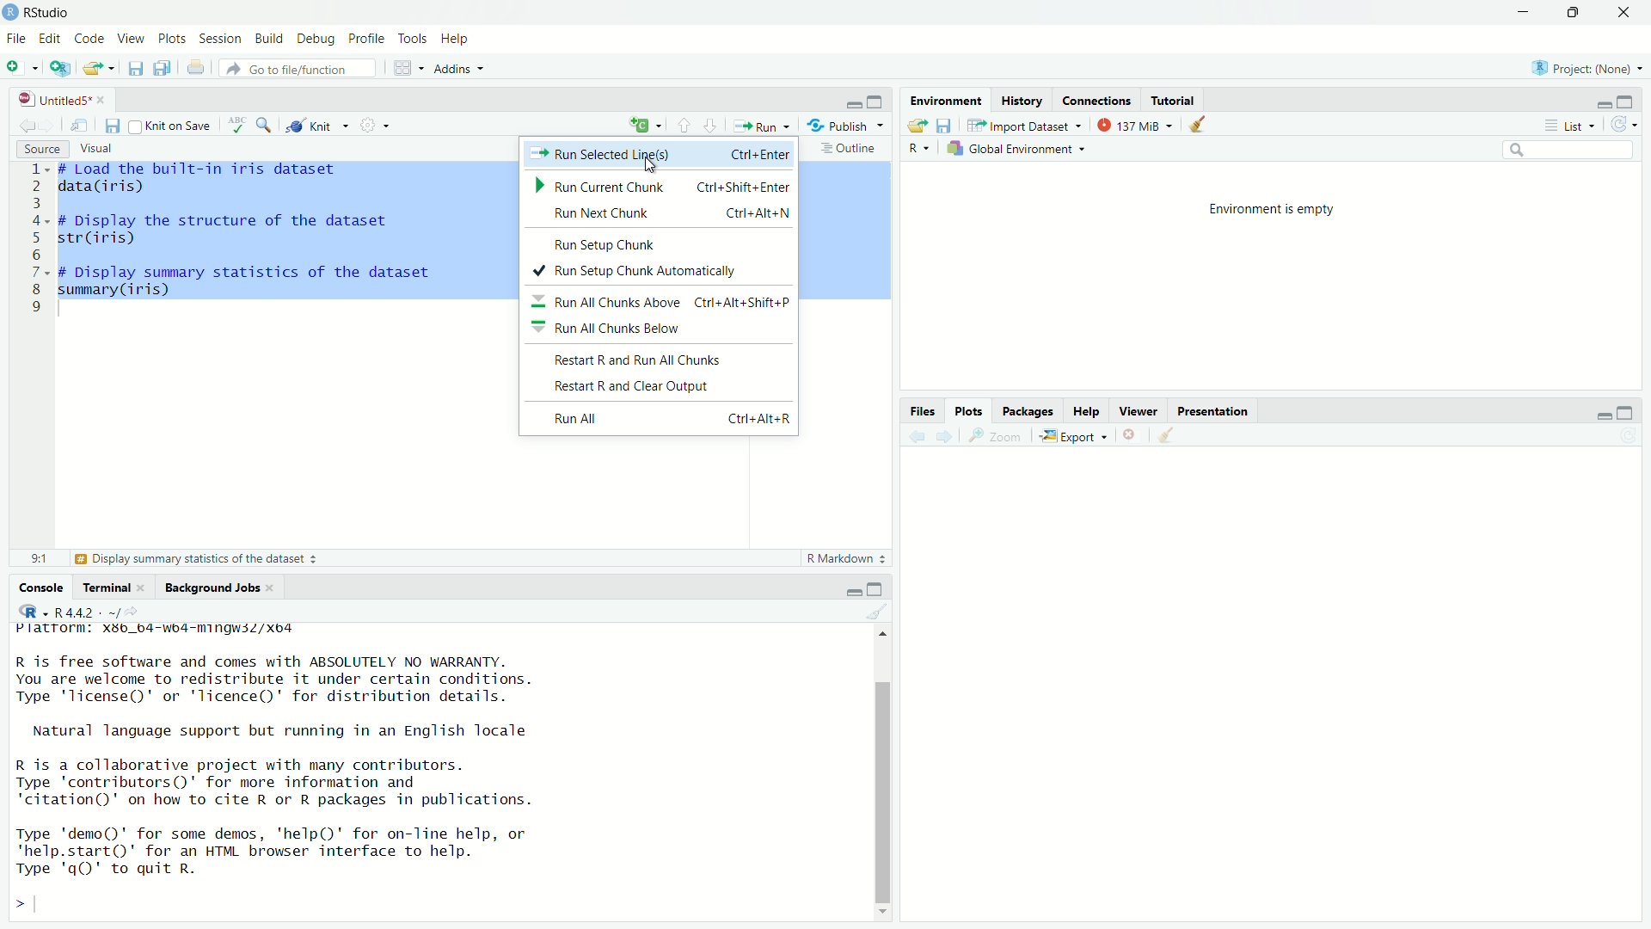 The height and width of the screenshot is (929, 1651). What do you see at coordinates (878, 588) in the screenshot?
I see `Full Height` at bounding box center [878, 588].